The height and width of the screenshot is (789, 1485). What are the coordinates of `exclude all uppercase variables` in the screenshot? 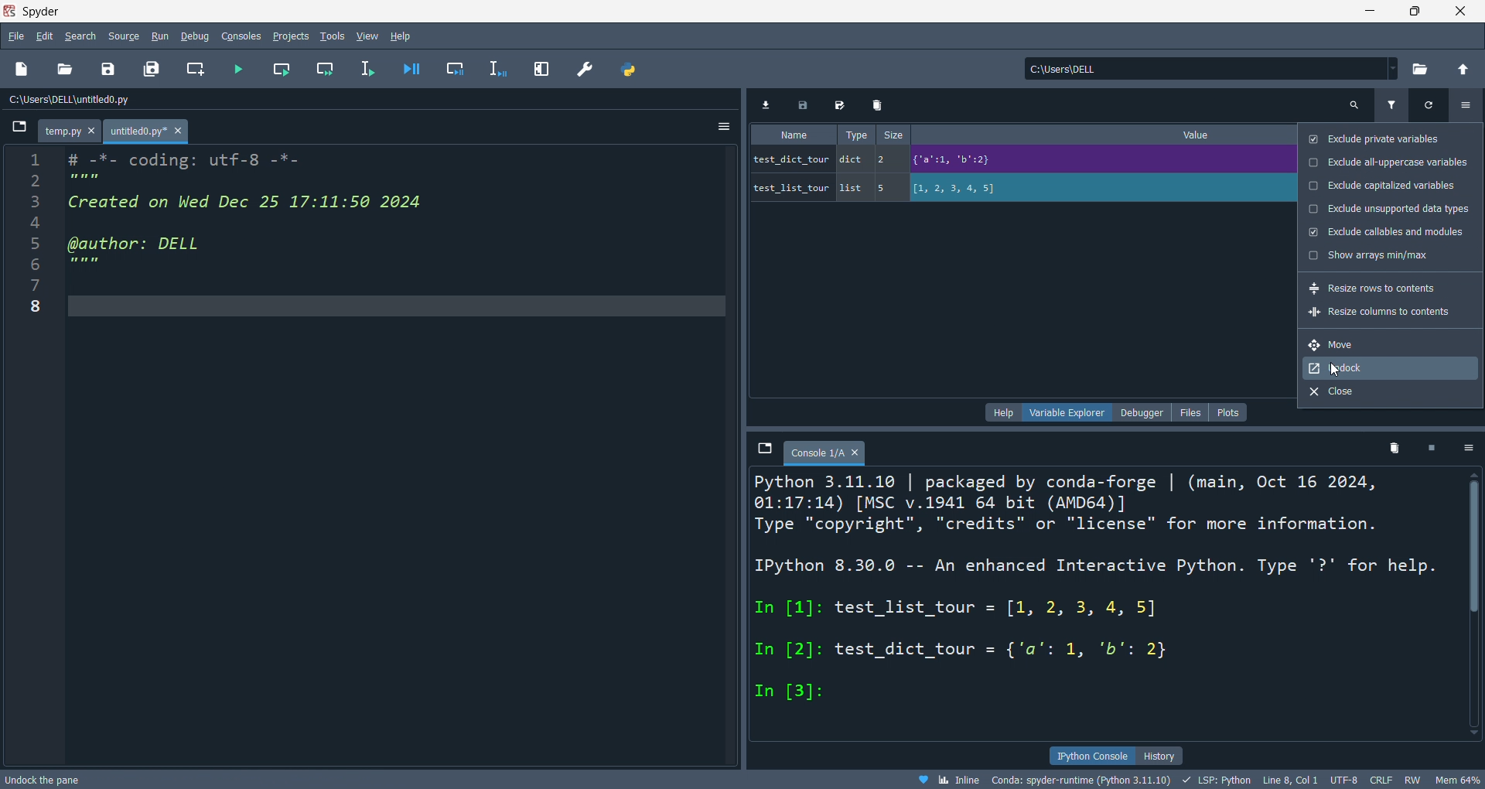 It's located at (1390, 164).